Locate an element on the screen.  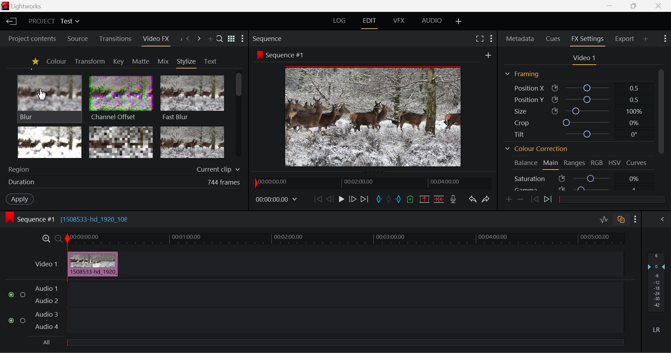
Toggle audio levels editing is located at coordinates (604, 219).